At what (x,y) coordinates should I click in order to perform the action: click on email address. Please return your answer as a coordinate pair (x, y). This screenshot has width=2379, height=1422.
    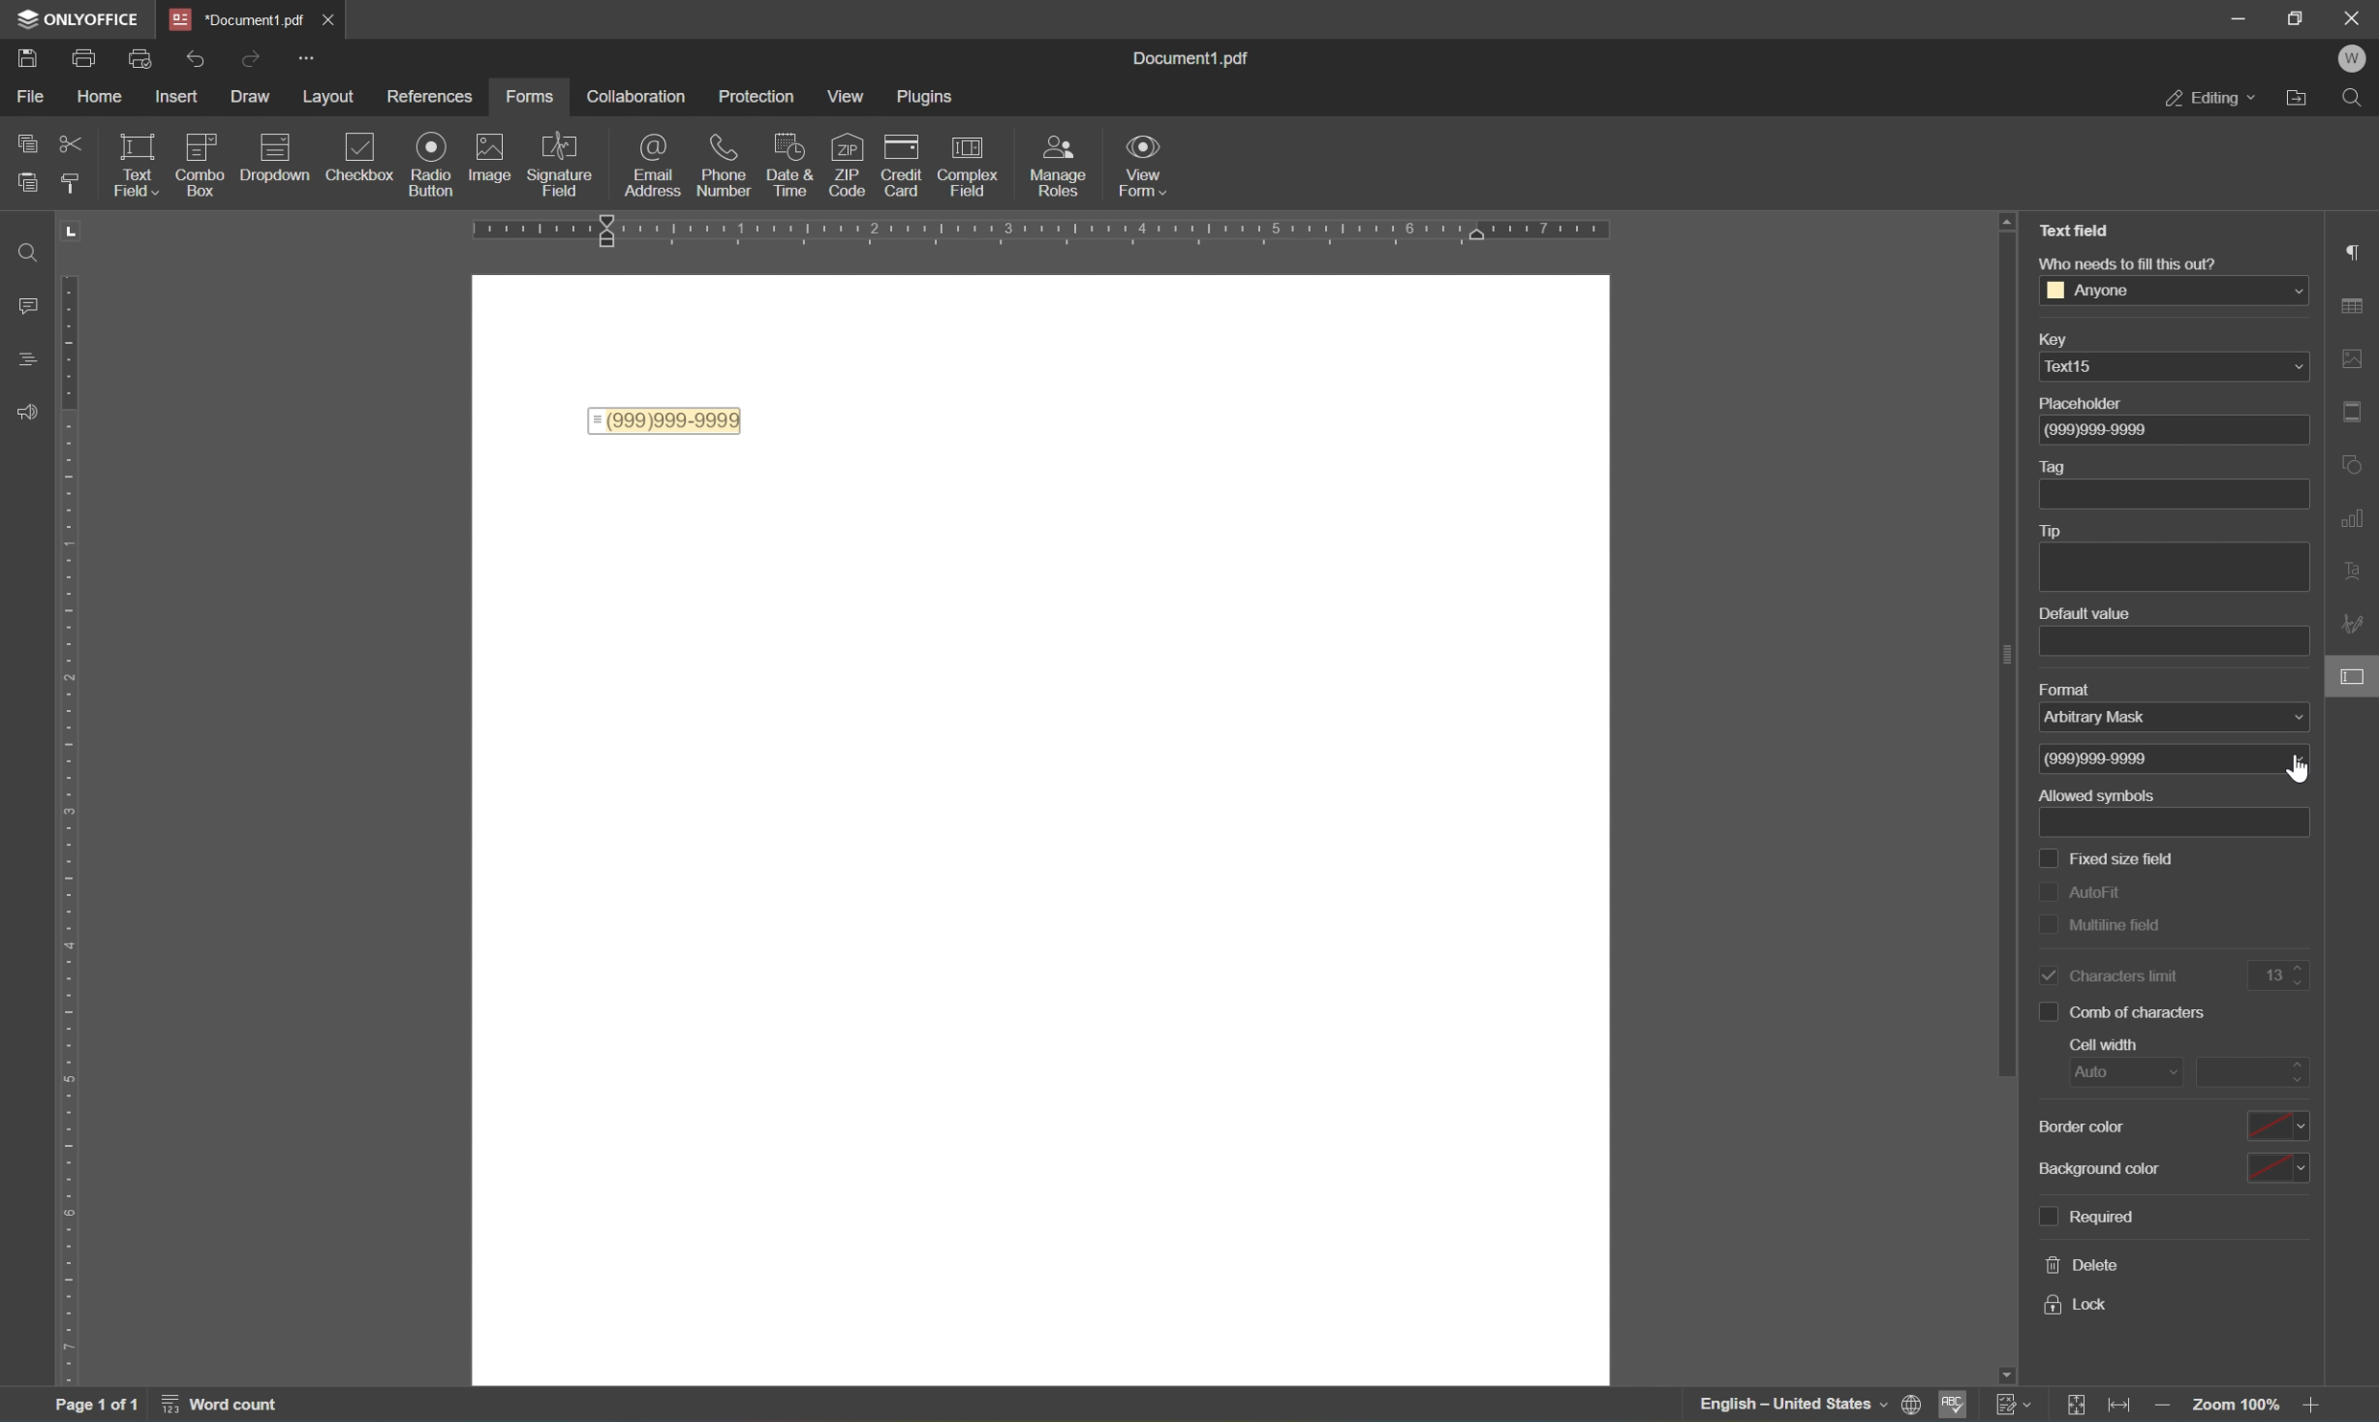
    Looking at the image, I should click on (652, 168).